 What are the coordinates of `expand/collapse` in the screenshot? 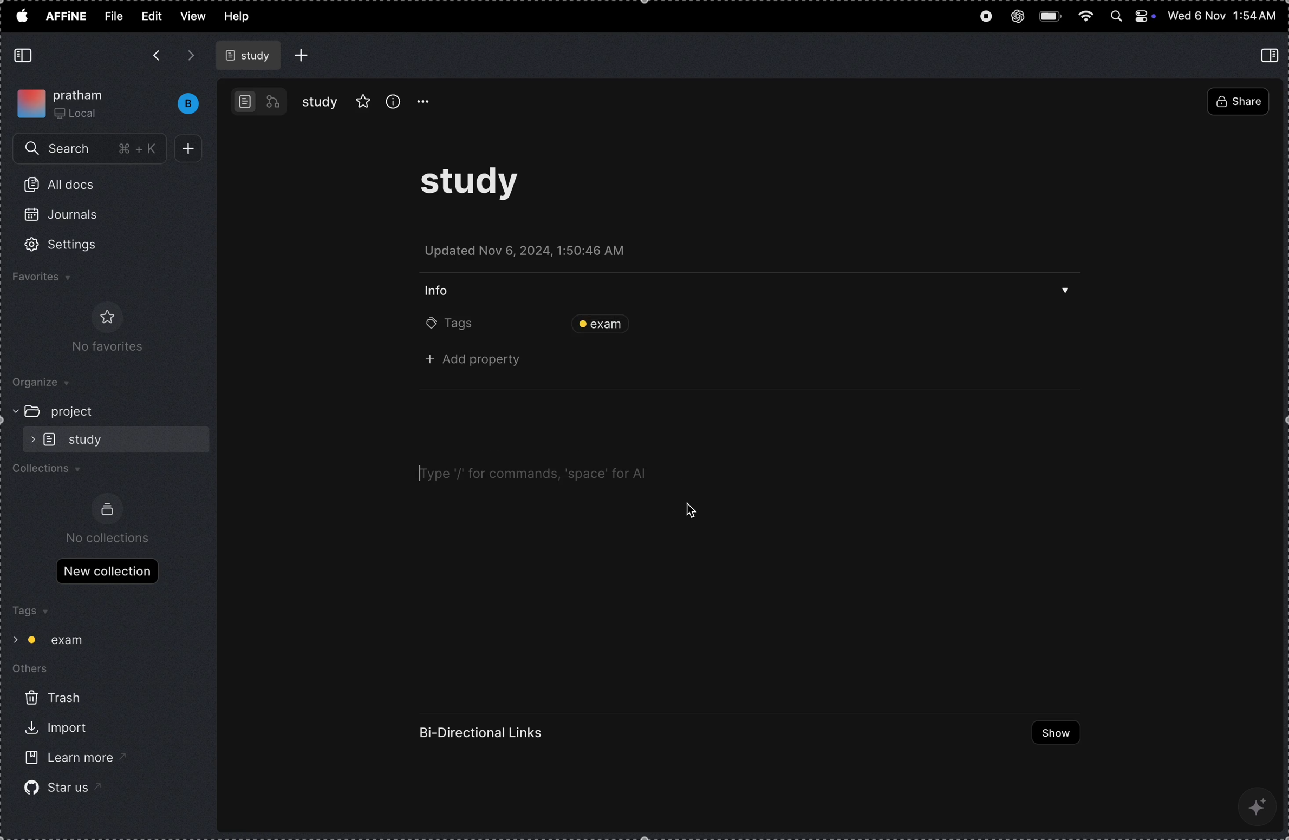 It's located at (29, 439).